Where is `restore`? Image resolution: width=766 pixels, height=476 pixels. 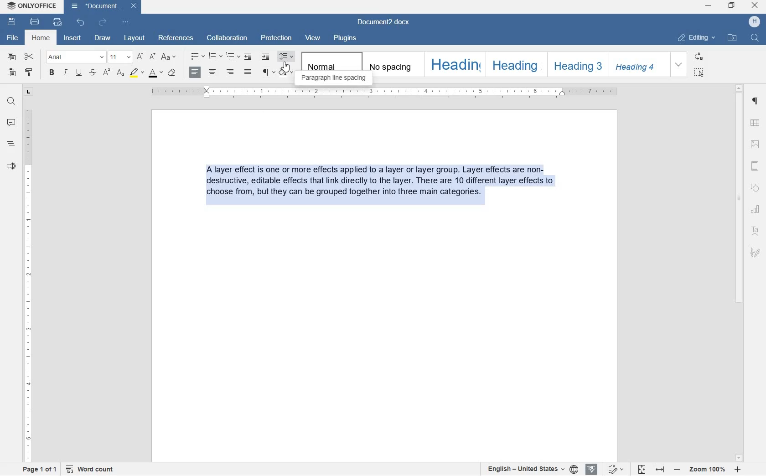
restore is located at coordinates (733, 5).